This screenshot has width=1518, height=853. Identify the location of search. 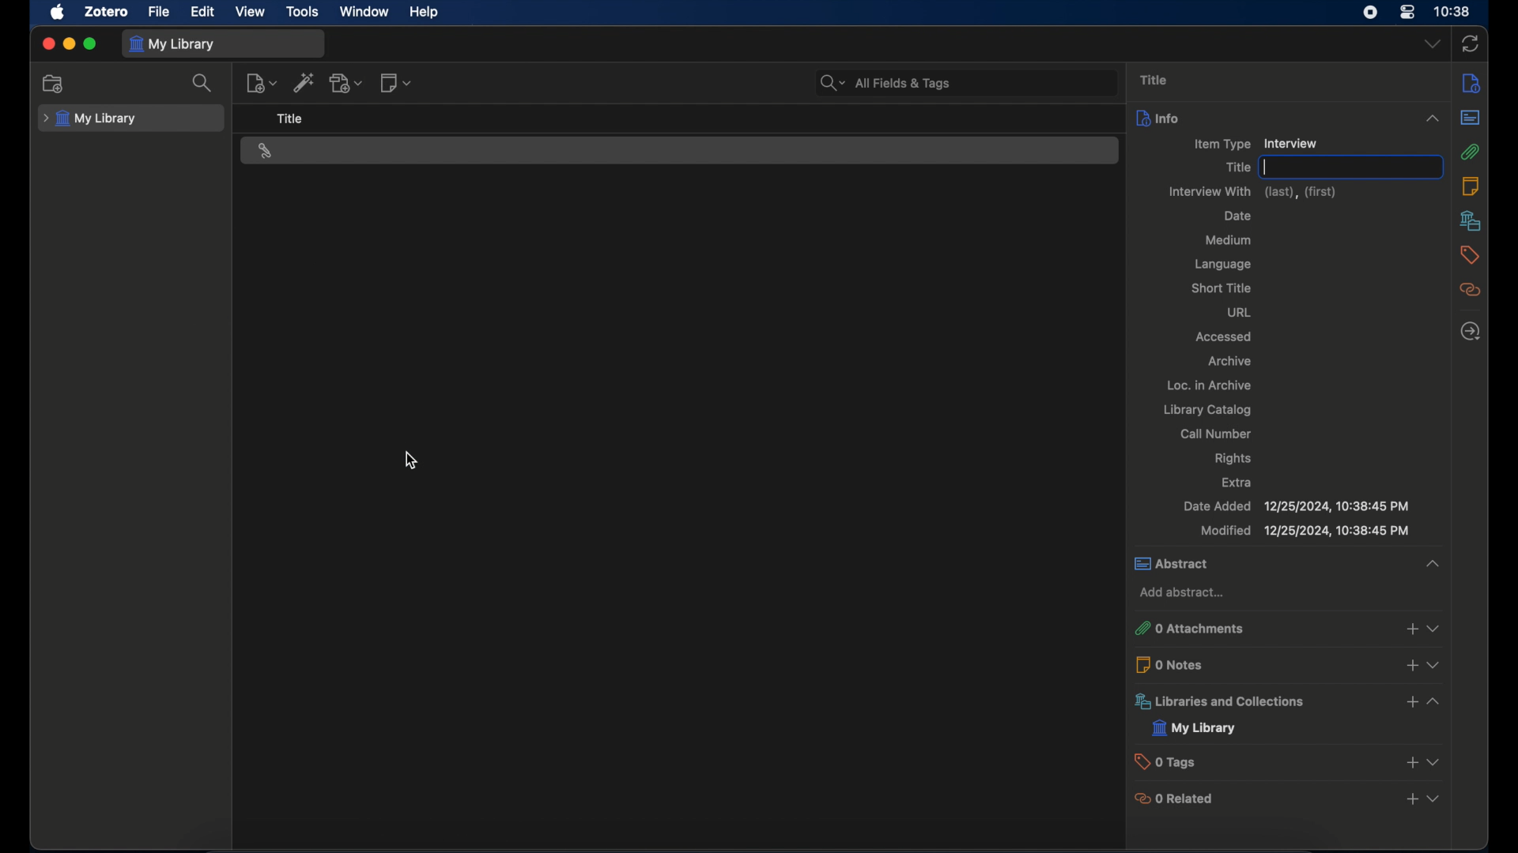
(202, 82).